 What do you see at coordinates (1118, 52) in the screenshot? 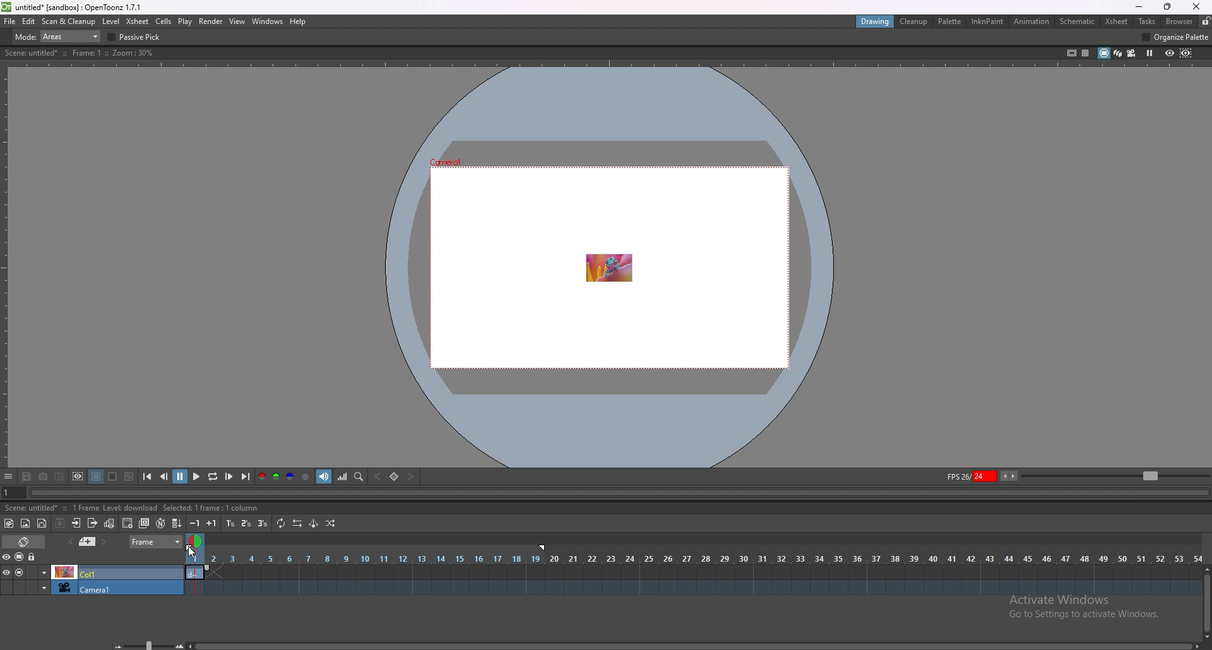
I see `3d` at bounding box center [1118, 52].